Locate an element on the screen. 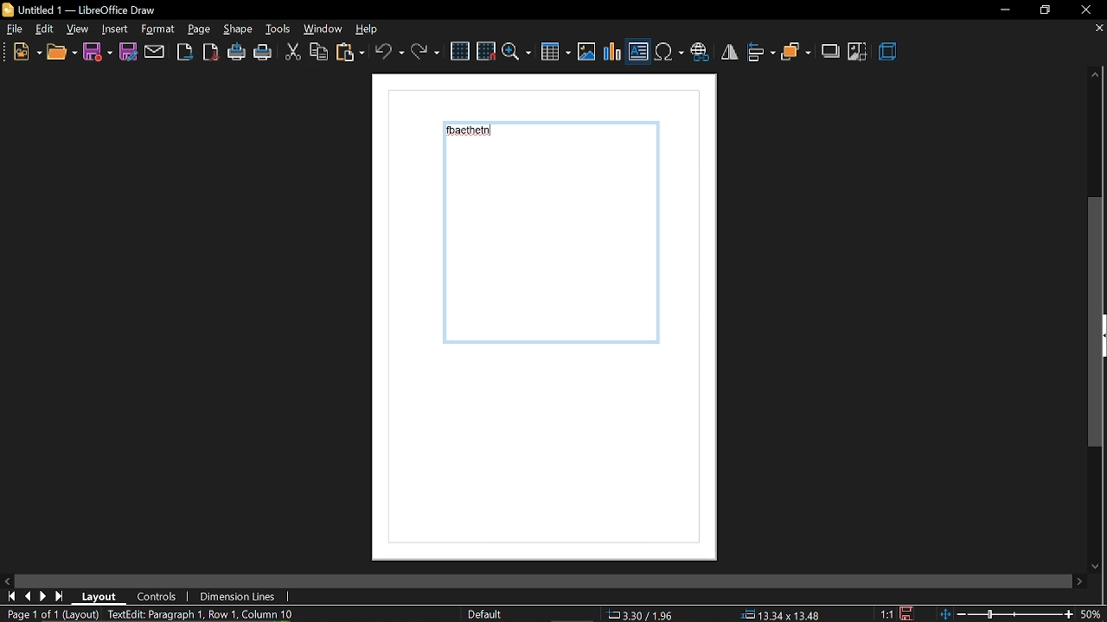 This screenshot has width=1107, height=622. insert image is located at coordinates (587, 51).